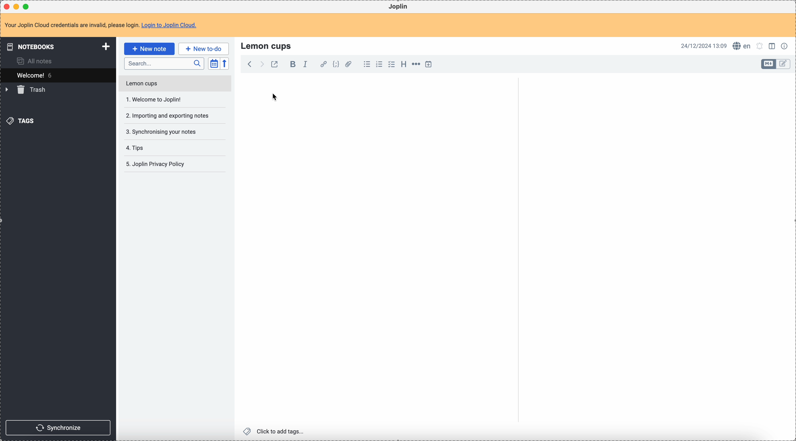 This screenshot has width=796, height=441. Describe the element at coordinates (276, 97) in the screenshot. I see `cursor` at that location.